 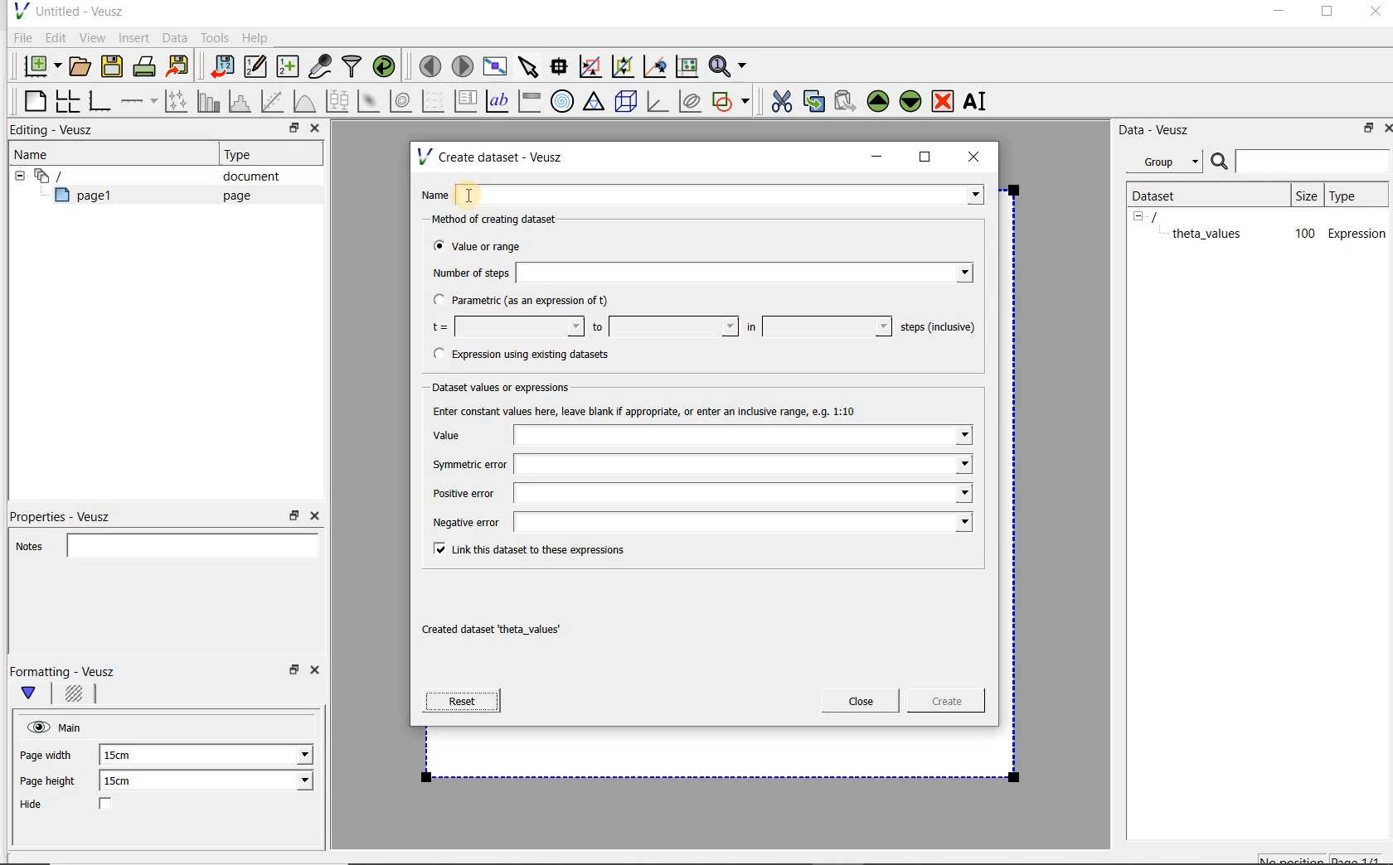 What do you see at coordinates (140, 101) in the screenshot?
I see `add an axis to a plot` at bounding box center [140, 101].